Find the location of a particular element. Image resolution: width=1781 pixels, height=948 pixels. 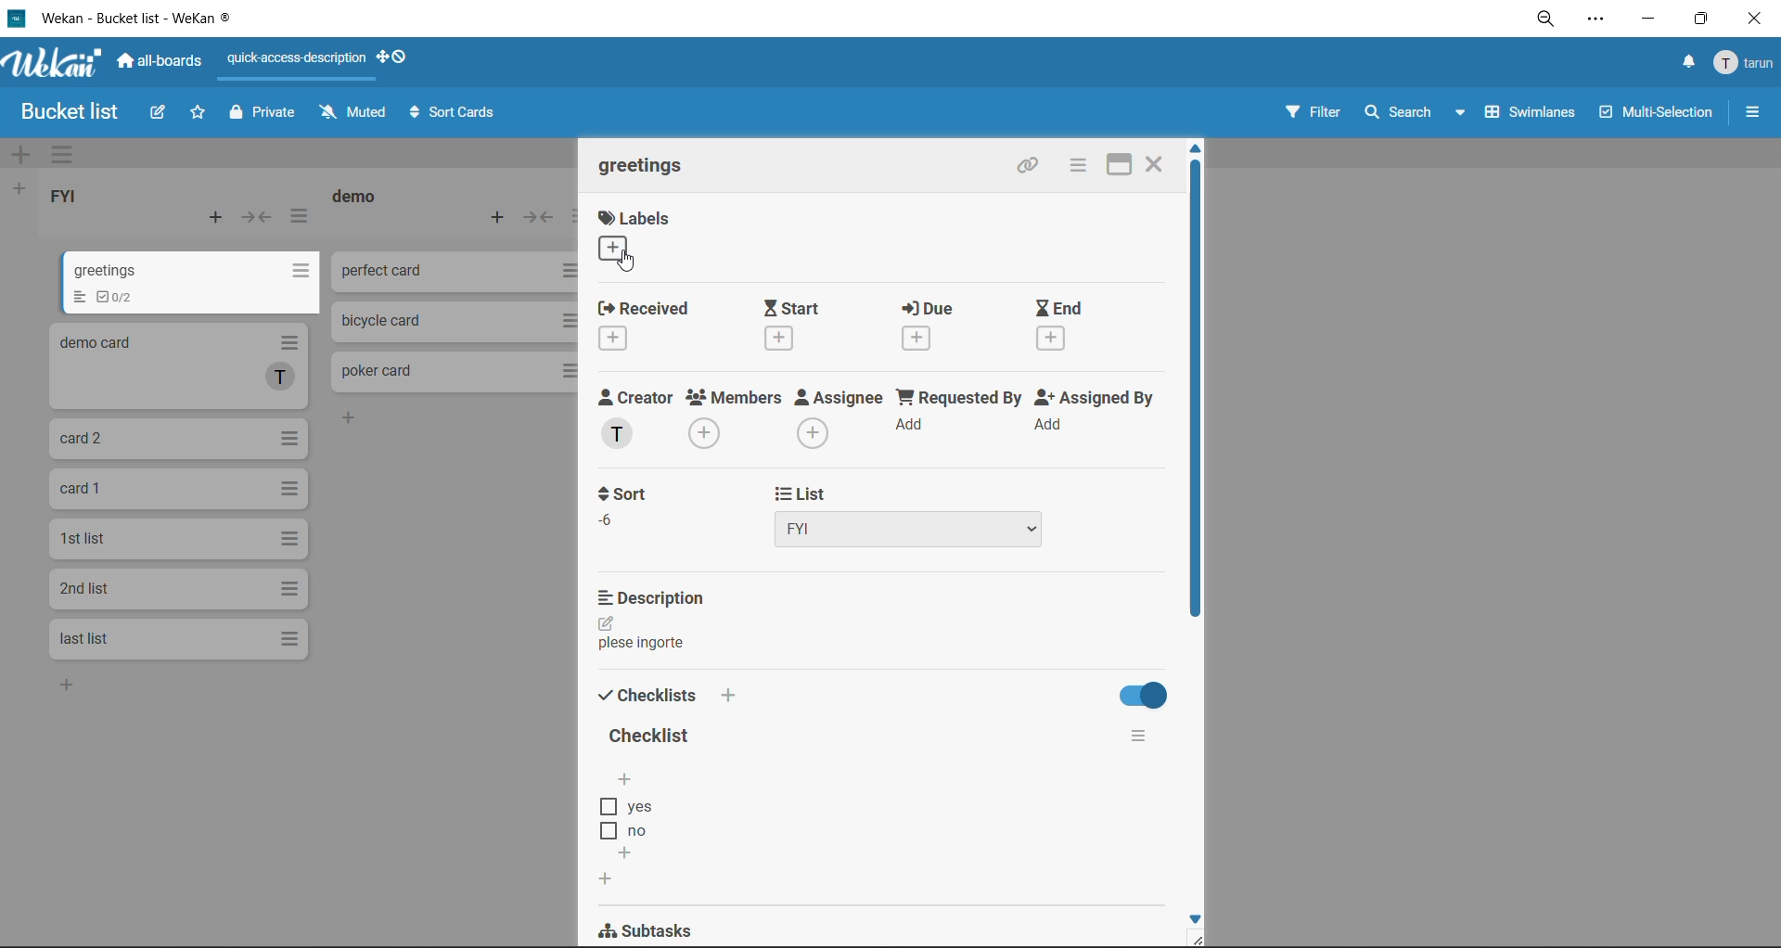

menu is located at coordinates (1747, 61).